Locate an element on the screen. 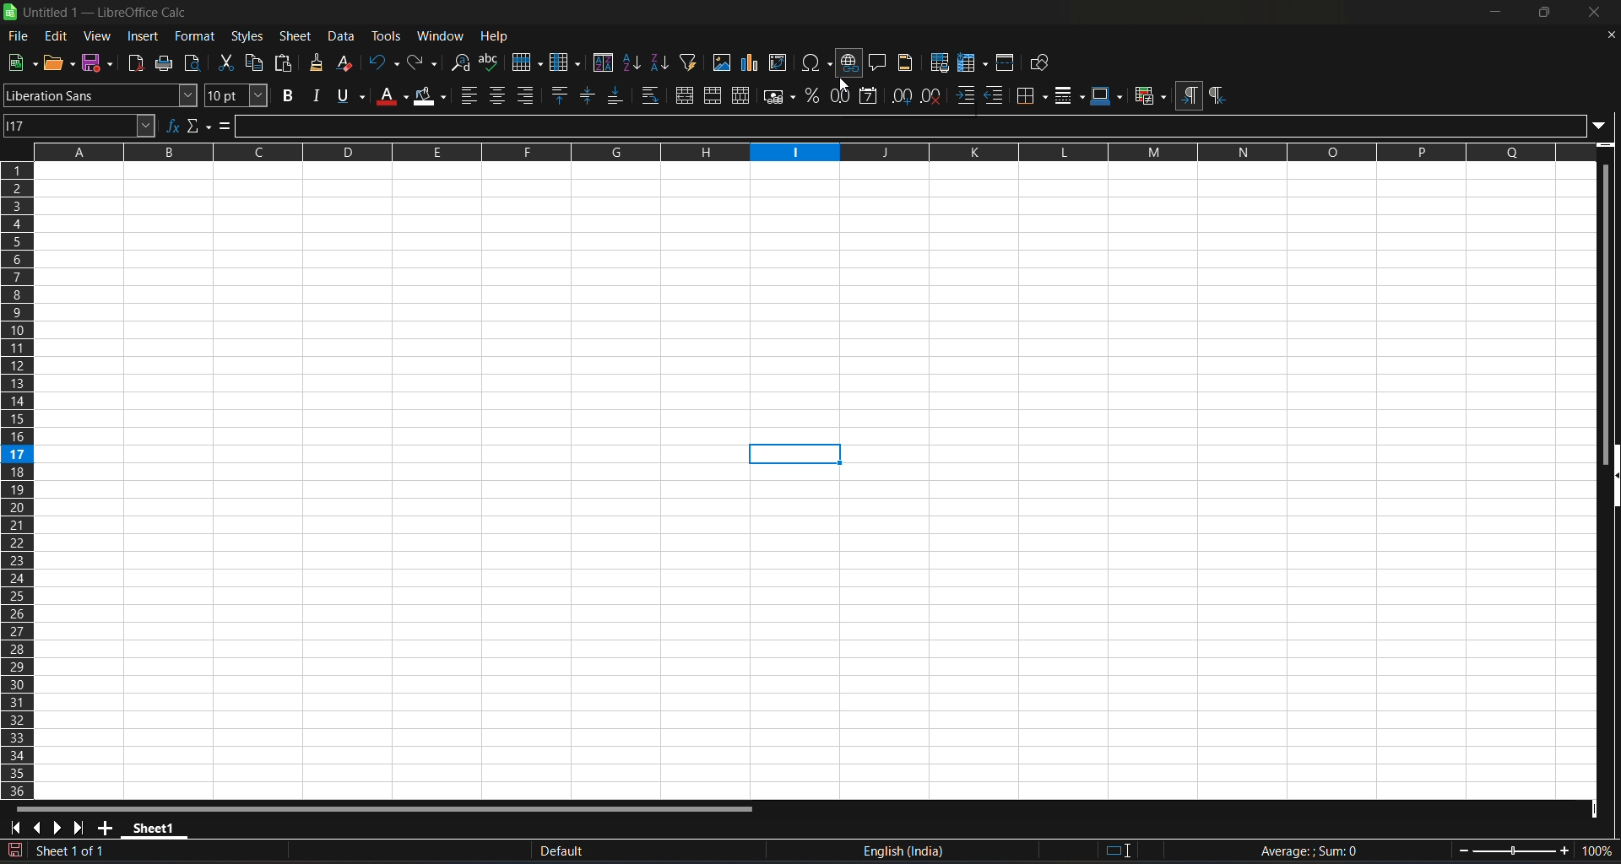 This screenshot has height=864, width=1621. align center is located at coordinates (498, 95).